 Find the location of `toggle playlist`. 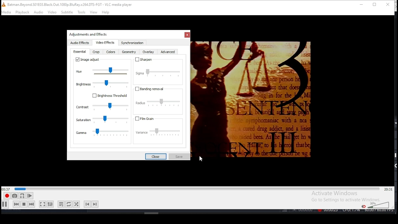

toggle playlist is located at coordinates (61, 203).